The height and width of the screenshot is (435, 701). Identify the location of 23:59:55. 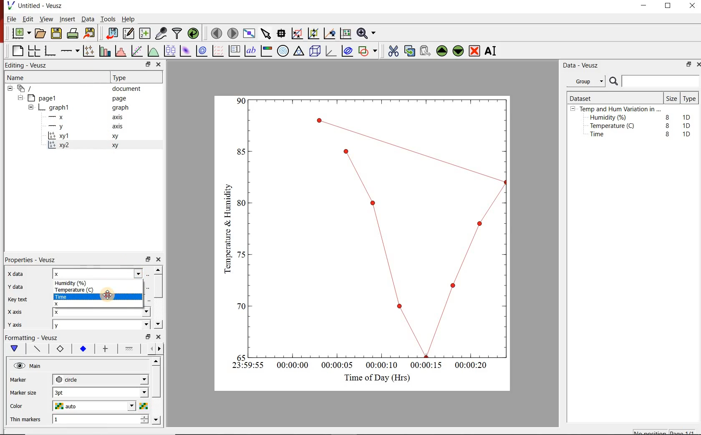
(245, 366).